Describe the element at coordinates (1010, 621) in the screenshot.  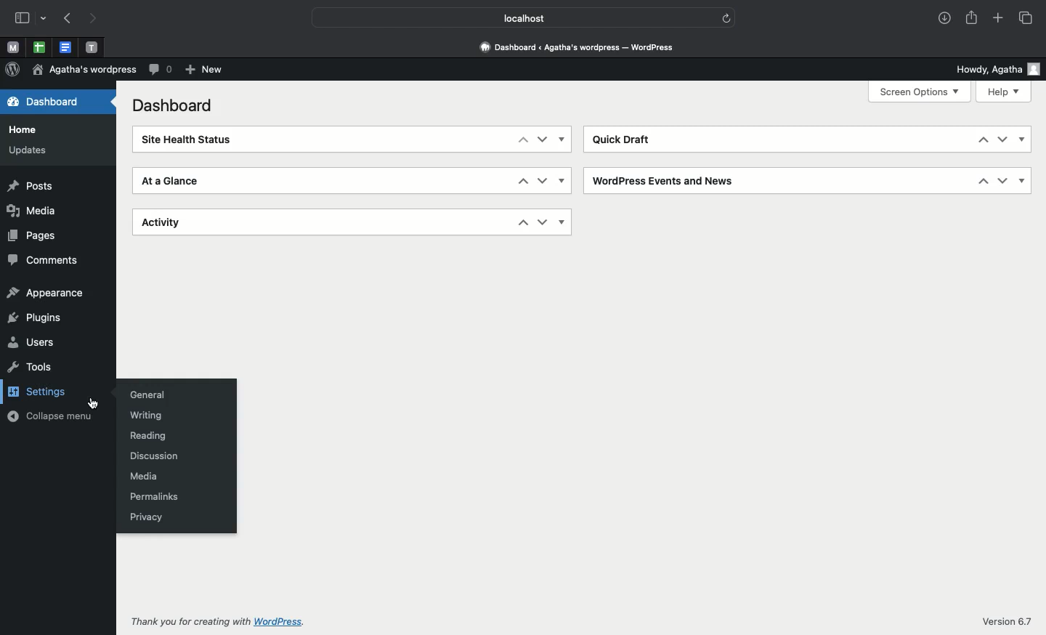
I see `Version 6.7` at that location.